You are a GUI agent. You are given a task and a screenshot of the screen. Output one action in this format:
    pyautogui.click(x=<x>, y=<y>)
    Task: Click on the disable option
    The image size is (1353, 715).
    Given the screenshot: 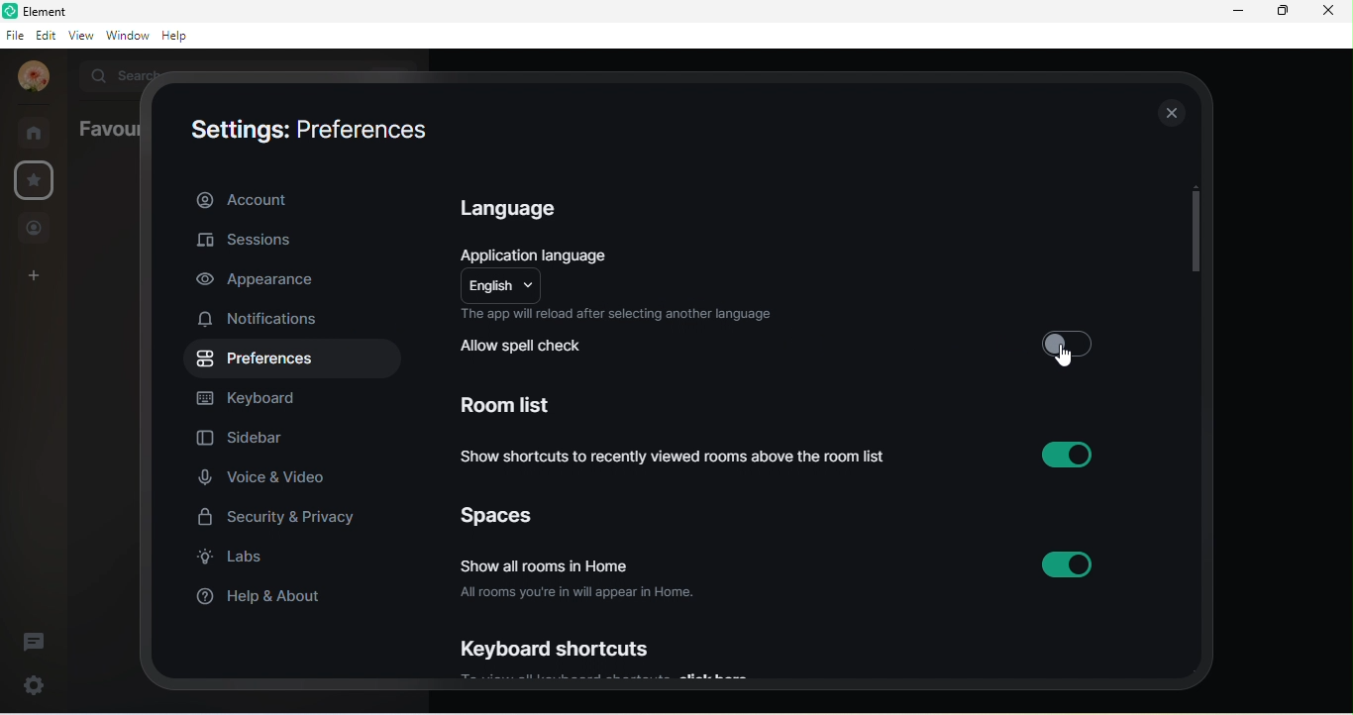 What is the action you would take?
    pyautogui.click(x=1064, y=348)
    